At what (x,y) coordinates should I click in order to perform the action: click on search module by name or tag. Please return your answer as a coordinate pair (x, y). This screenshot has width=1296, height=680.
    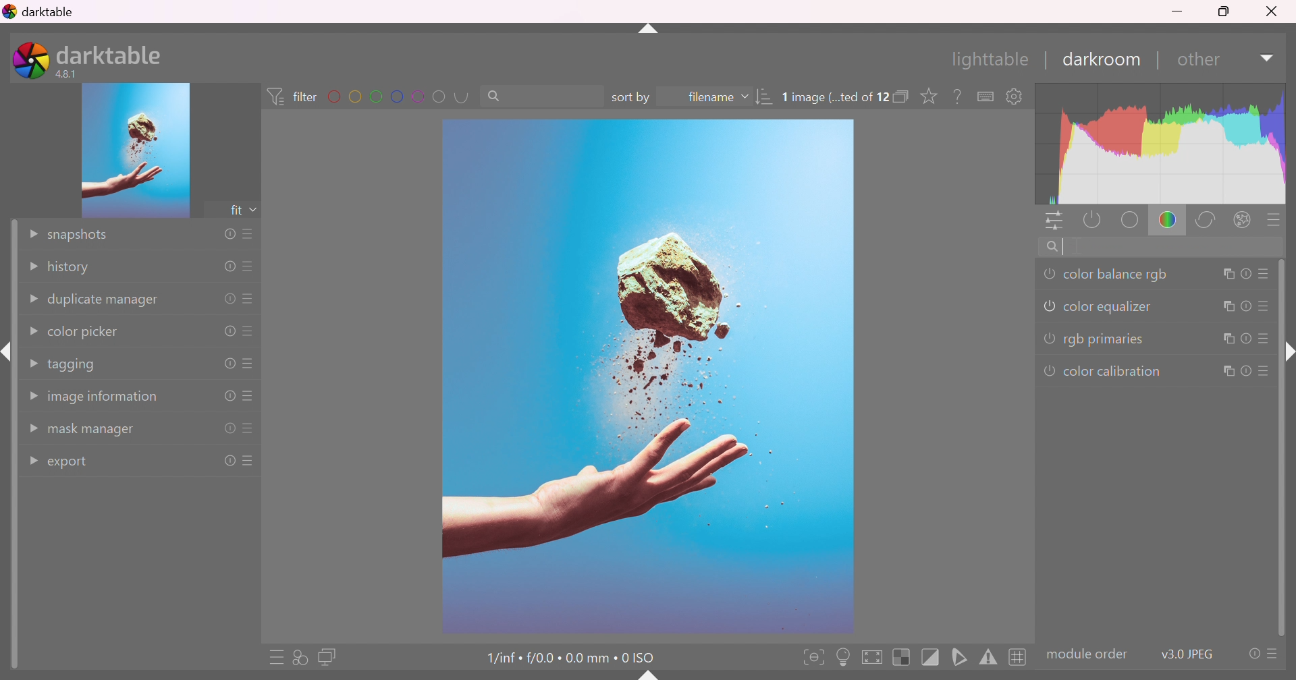
    Looking at the image, I should click on (1162, 246).